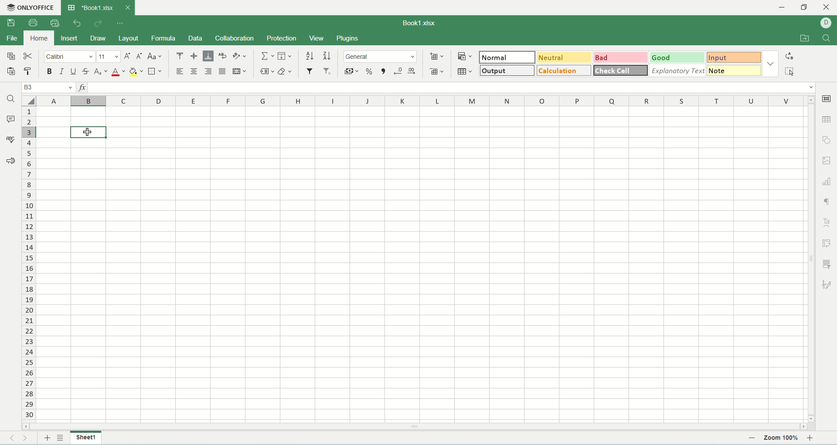 Image resolution: width=837 pixels, height=445 pixels. I want to click on undo, so click(78, 24).